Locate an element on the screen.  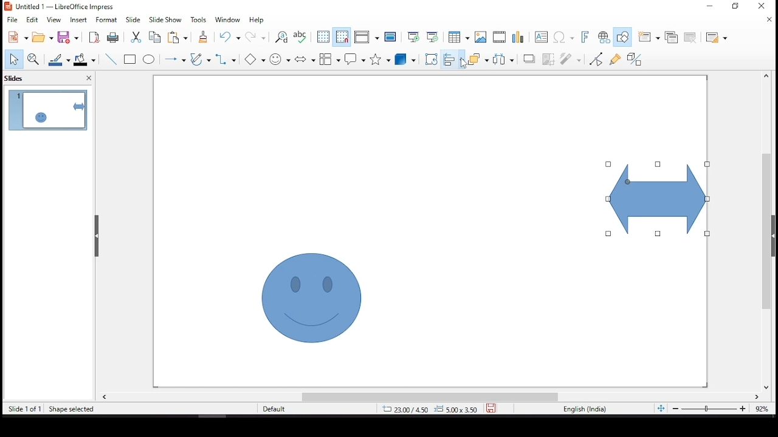
slide show is located at coordinates (164, 19).